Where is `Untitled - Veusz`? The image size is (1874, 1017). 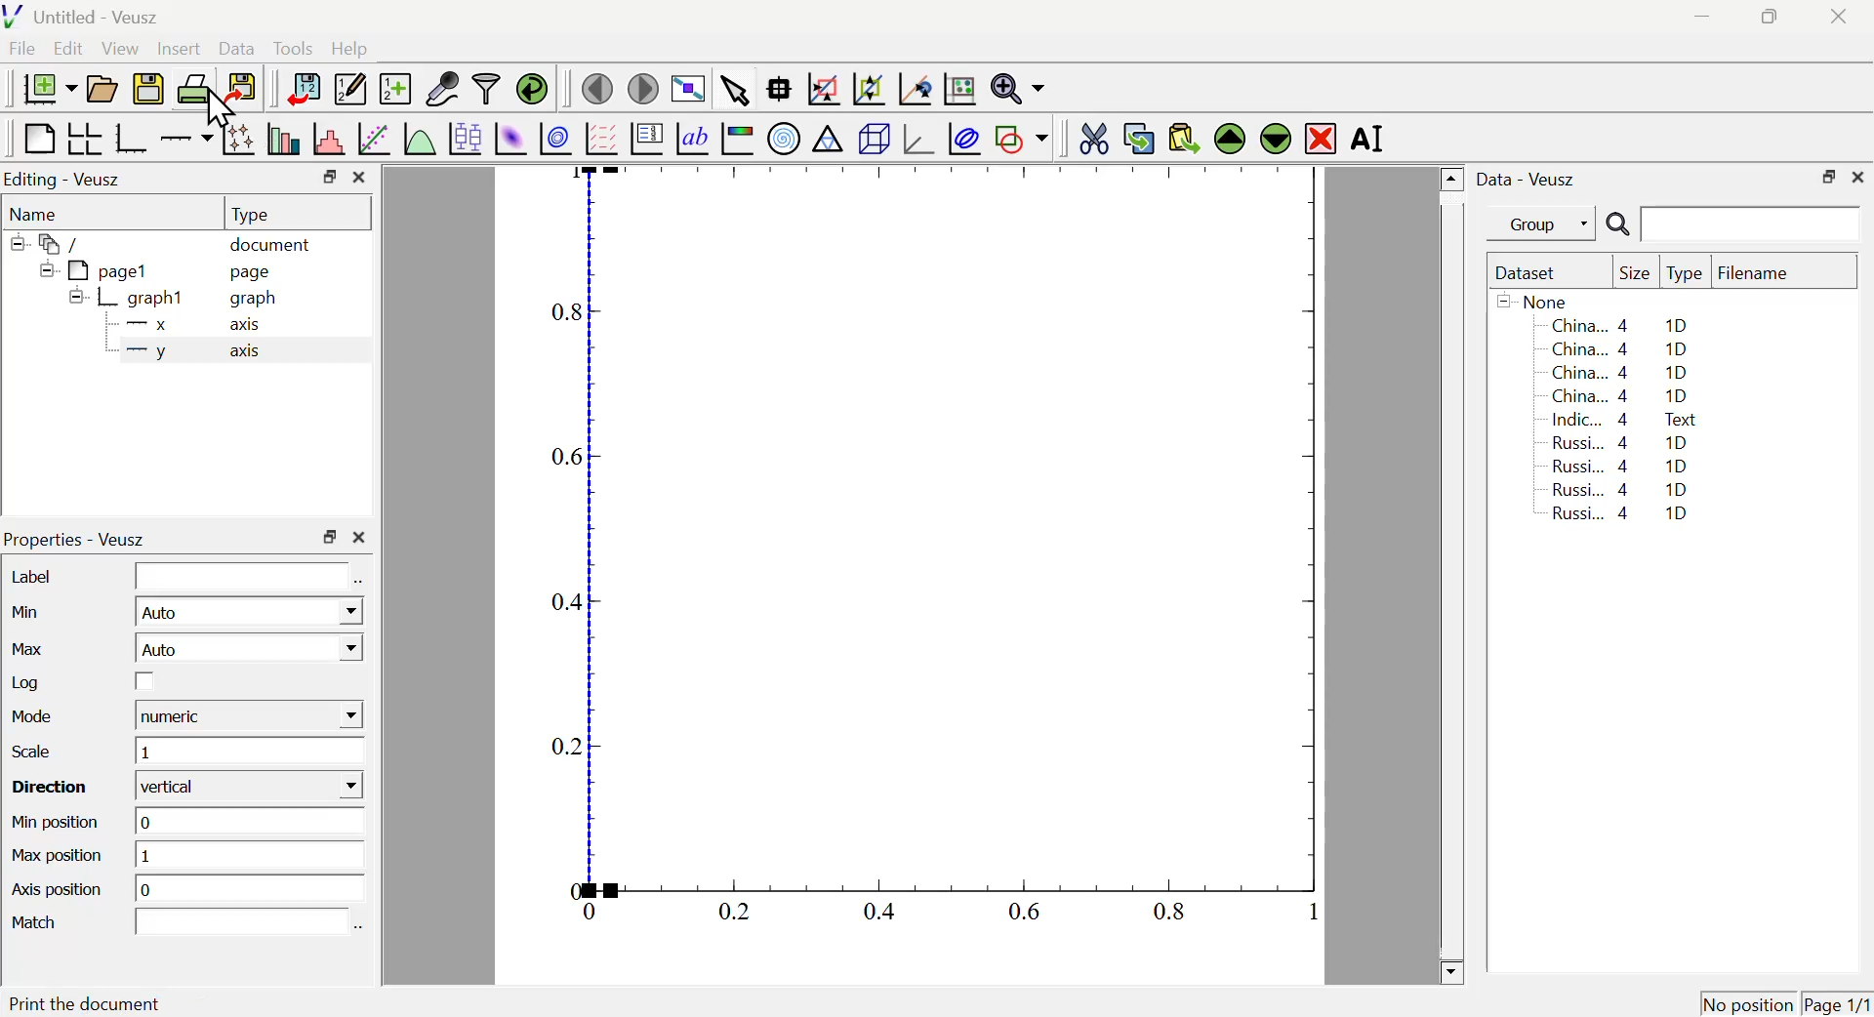 Untitled - Veusz is located at coordinates (86, 19).